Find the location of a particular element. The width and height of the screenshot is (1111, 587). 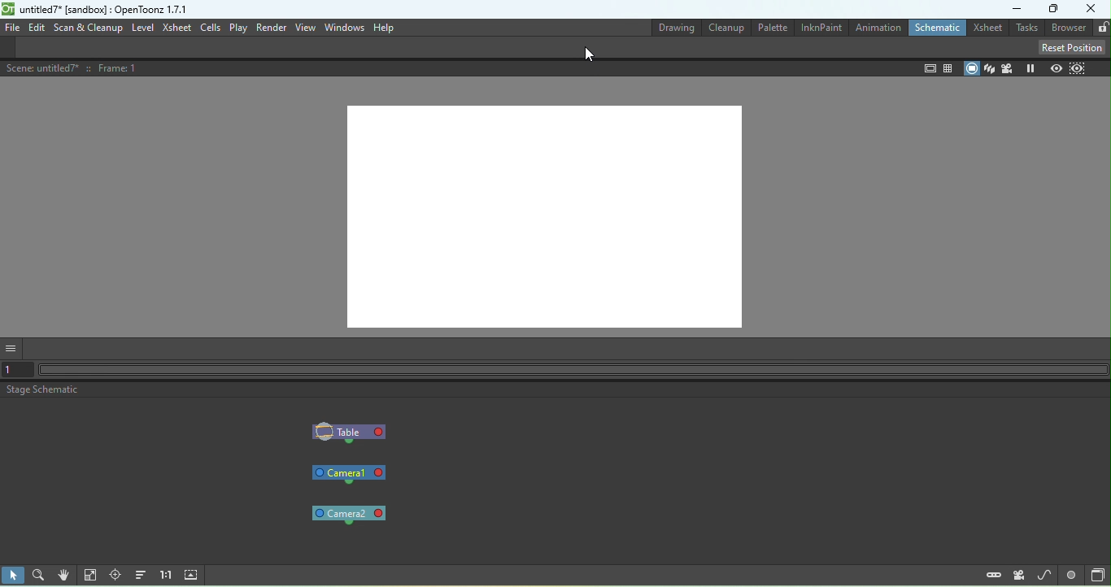

Switch output port display mode is located at coordinates (1070, 575).